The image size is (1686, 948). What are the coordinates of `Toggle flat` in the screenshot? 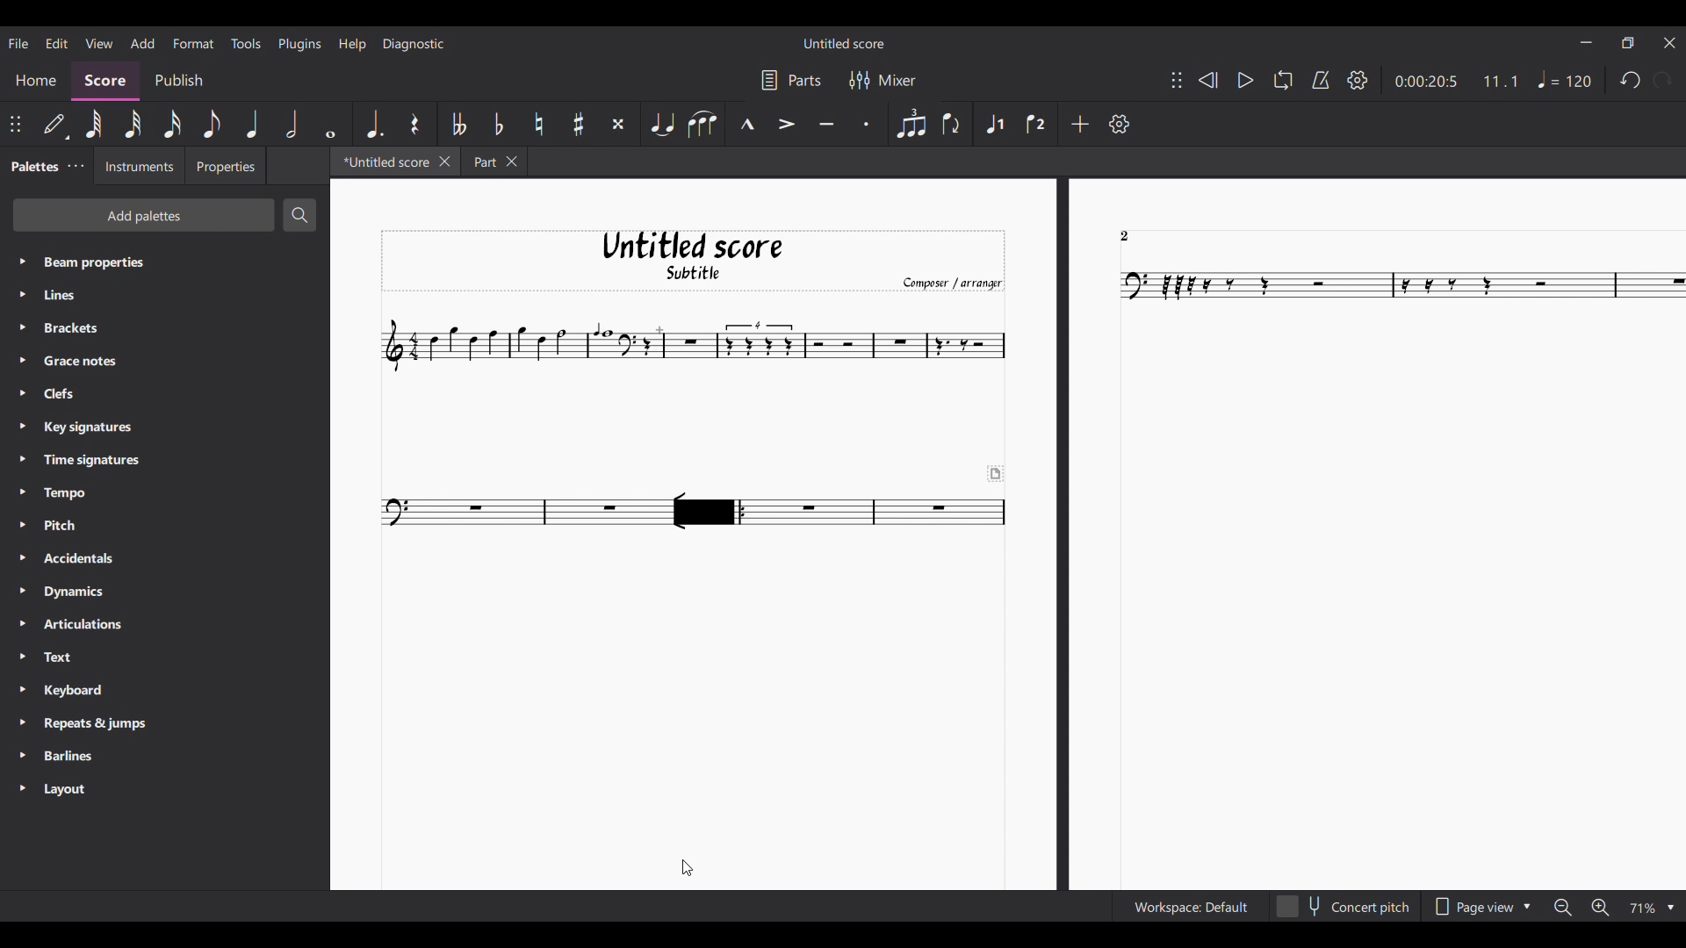 It's located at (499, 124).